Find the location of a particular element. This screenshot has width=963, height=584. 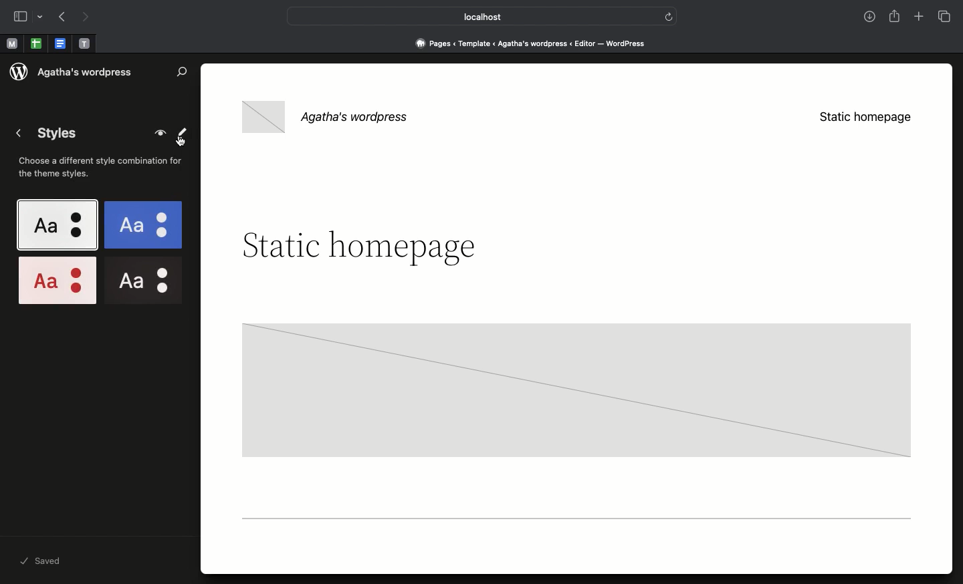

Downloads is located at coordinates (871, 18).